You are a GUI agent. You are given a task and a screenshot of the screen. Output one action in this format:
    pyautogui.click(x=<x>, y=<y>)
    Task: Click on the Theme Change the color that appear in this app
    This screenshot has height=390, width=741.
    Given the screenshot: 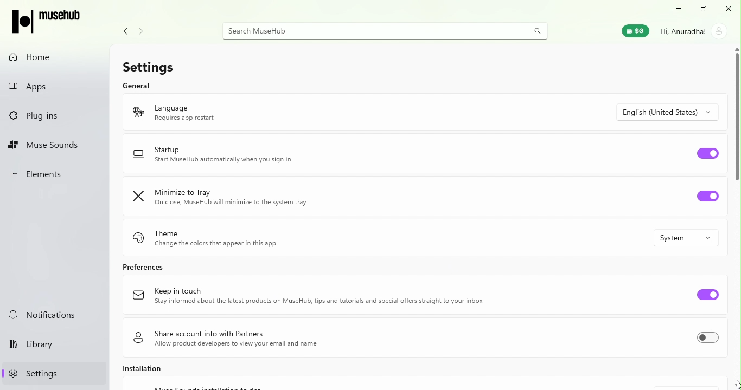 What is the action you would take?
    pyautogui.click(x=215, y=239)
    